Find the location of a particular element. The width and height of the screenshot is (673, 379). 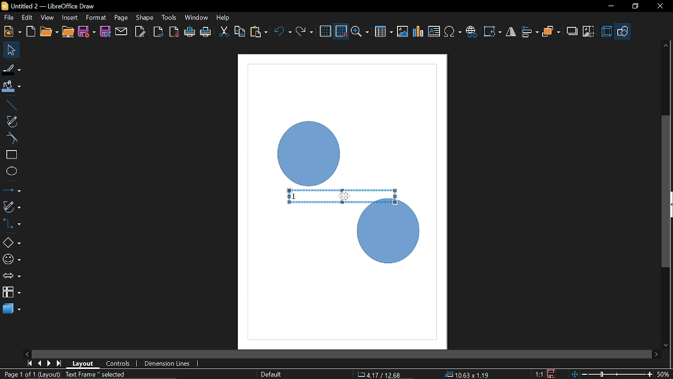

Cursor is located at coordinates (342, 196).